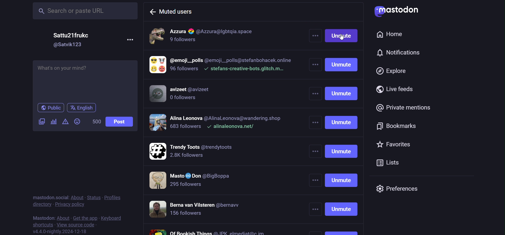 This screenshot has width=505, height=235. Describe the element at coordinates (52, 108) in the screenshot. I see `public` at that location.